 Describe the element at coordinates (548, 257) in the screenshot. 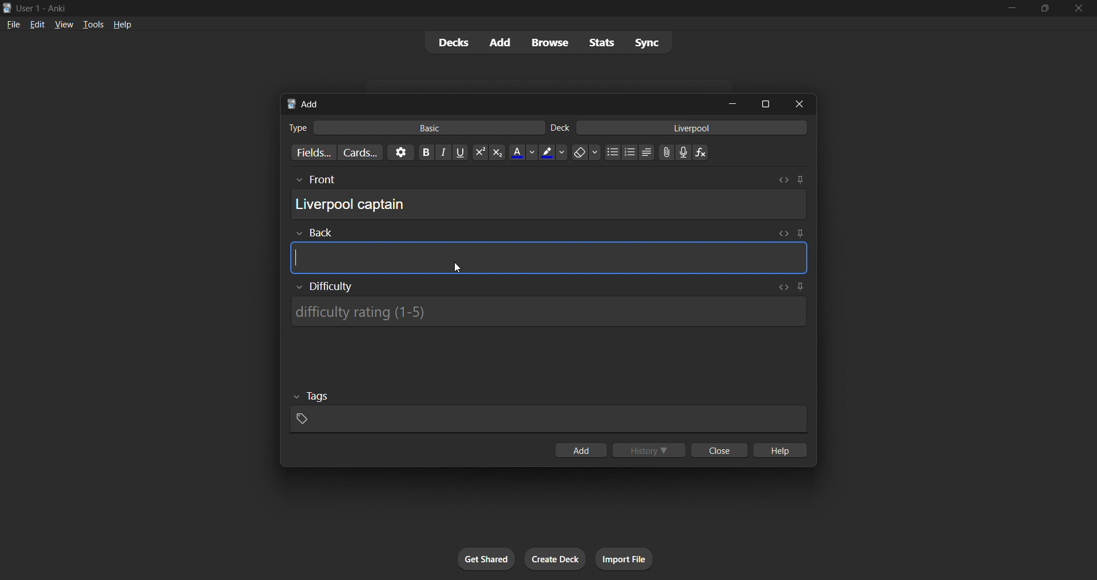

I see `card back field input box` at that location.